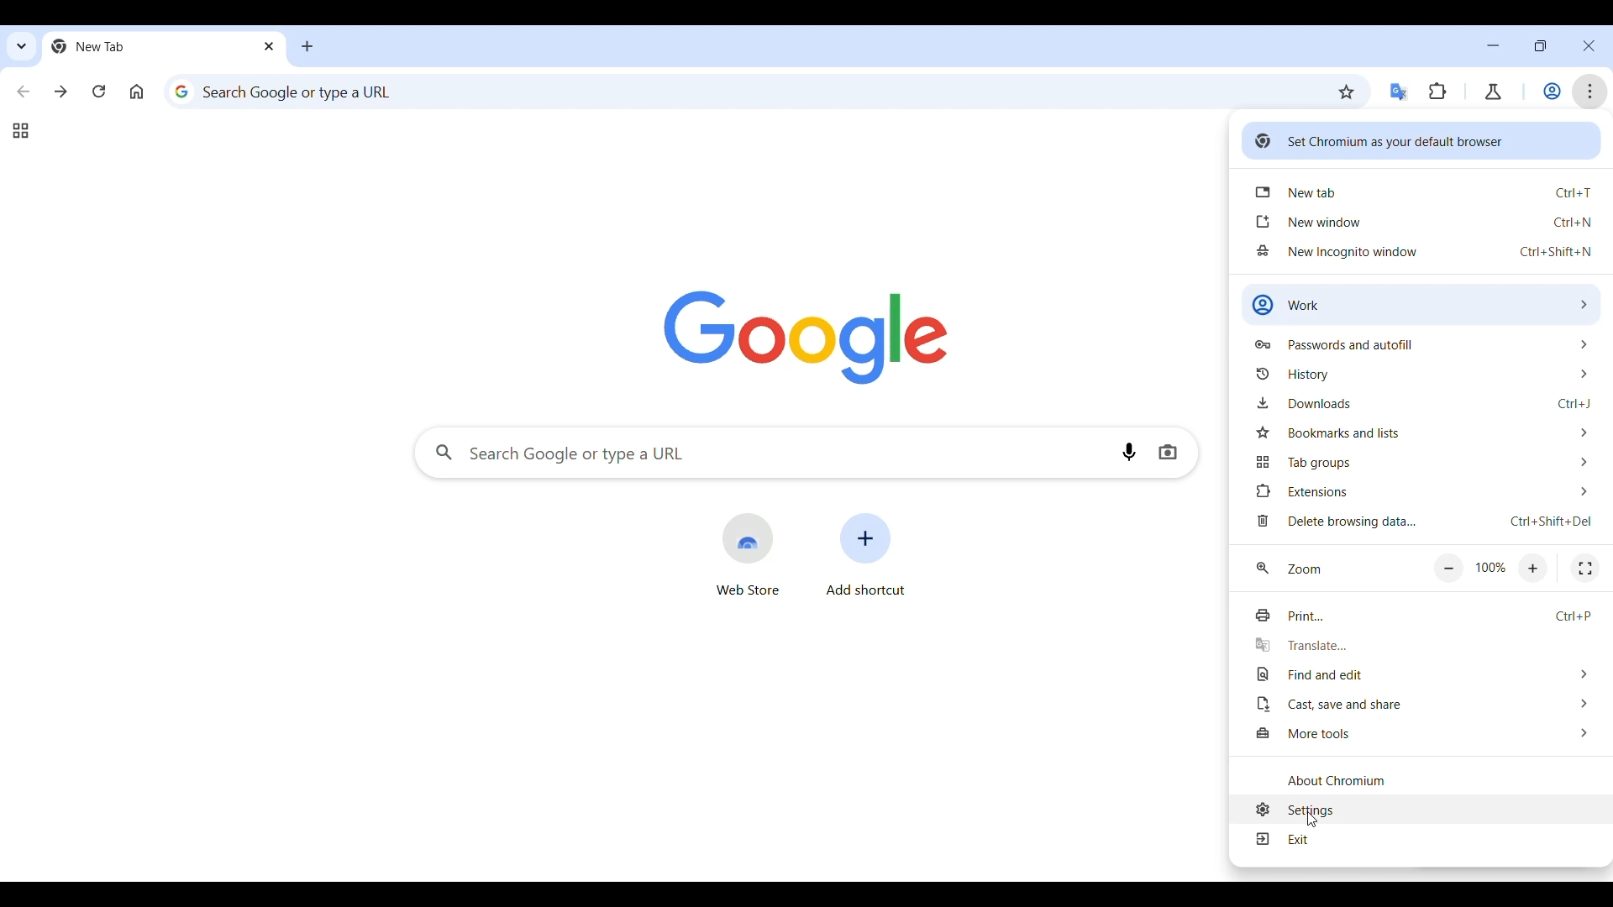 The image size is (1613, 907). What do you see at coordinates (60, 92) in the screenshot?
I see `Go forward` at bounding box center [60, 92].